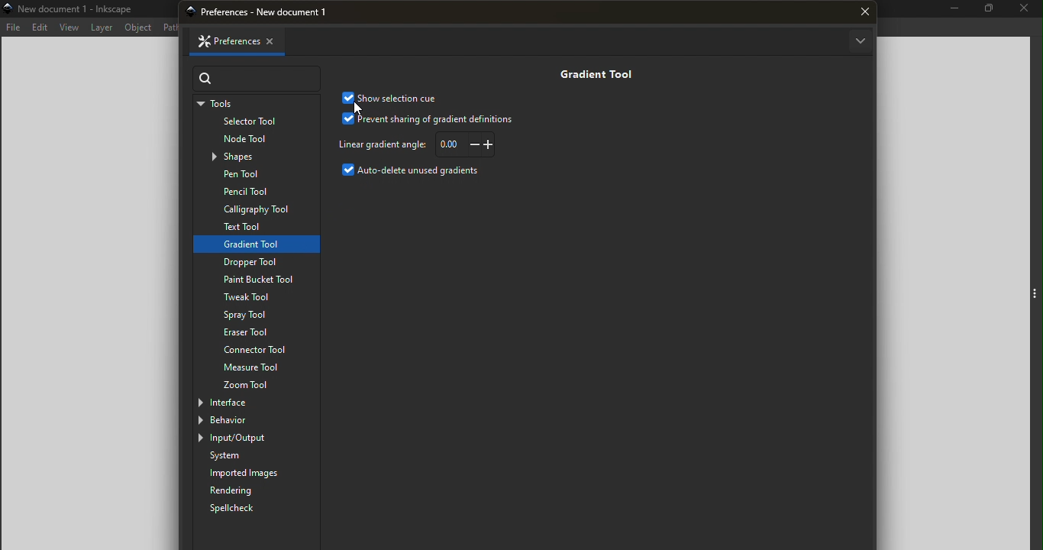 The height and width of the screenshot is (550, 1043). What do you see at coordinates (254, 123) in the screenshot?
I see `Selector tool` at bounding box center [254, 123].